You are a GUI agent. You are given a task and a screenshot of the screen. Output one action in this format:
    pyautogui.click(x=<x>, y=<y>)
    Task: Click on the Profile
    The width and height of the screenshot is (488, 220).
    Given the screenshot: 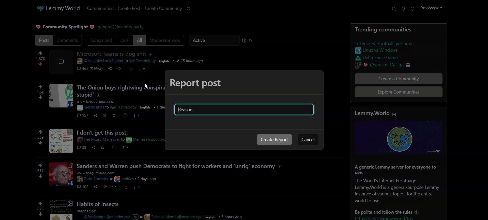 What is the action you would take?
    pyautogui.click(x=432, y=8)
    